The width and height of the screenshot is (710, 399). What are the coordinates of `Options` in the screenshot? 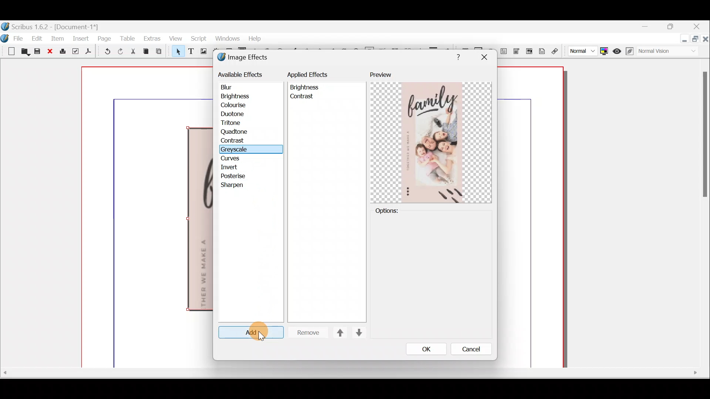 It's located at (432, 274).